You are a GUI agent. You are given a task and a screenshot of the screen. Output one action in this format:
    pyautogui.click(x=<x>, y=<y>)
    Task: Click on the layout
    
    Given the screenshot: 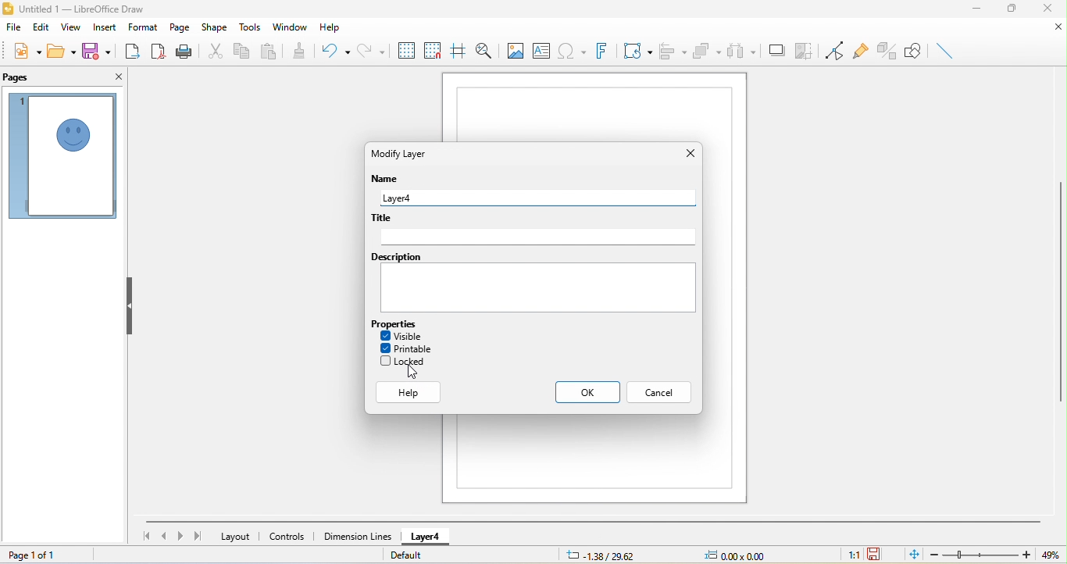 What is the action you would take?
    pyautogui.click(x=236, y=537)
    